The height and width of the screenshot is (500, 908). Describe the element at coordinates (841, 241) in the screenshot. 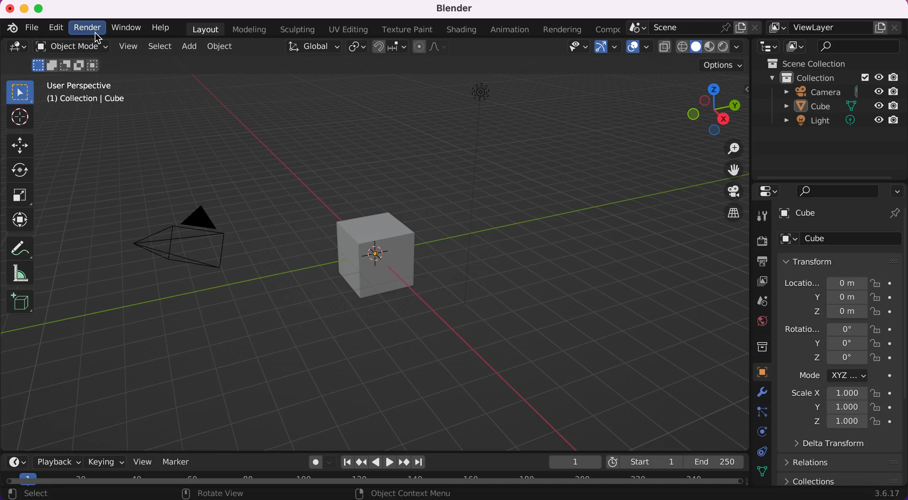

I see `cube` at that location.